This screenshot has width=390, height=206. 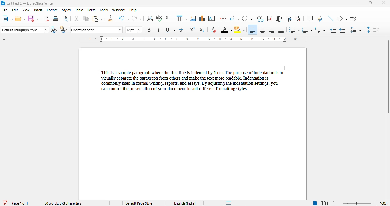 What do you see at coordinates (7, 18) in the screenshot?
I see `new` at bounding box center [7, 18].